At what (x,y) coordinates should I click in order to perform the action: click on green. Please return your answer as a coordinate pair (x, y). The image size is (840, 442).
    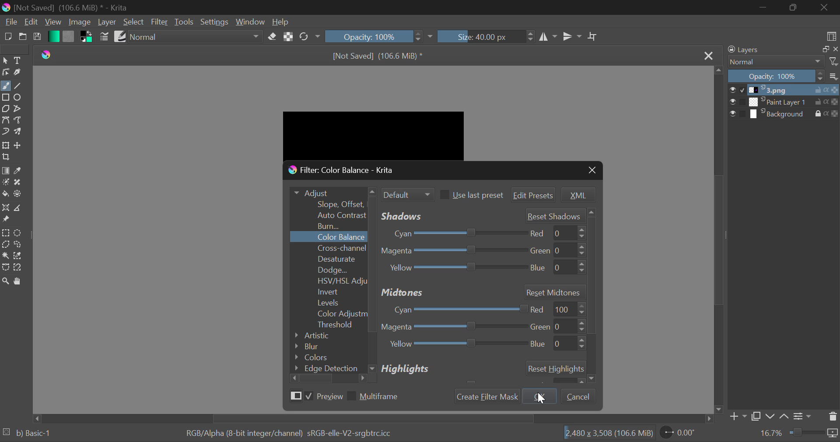
    Looking at the image, I should click on (558, 249).